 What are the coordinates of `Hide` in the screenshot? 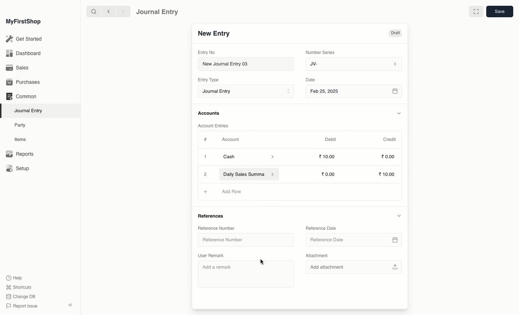 It's located at (399, 215).